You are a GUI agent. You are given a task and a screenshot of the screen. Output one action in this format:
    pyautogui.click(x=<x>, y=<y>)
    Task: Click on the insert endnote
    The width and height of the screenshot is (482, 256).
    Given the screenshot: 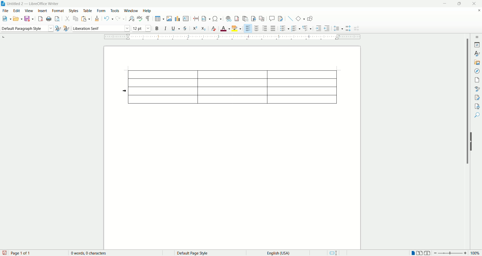 What is the action you would take?
    pyautogui.click(x=245, y=18)
    